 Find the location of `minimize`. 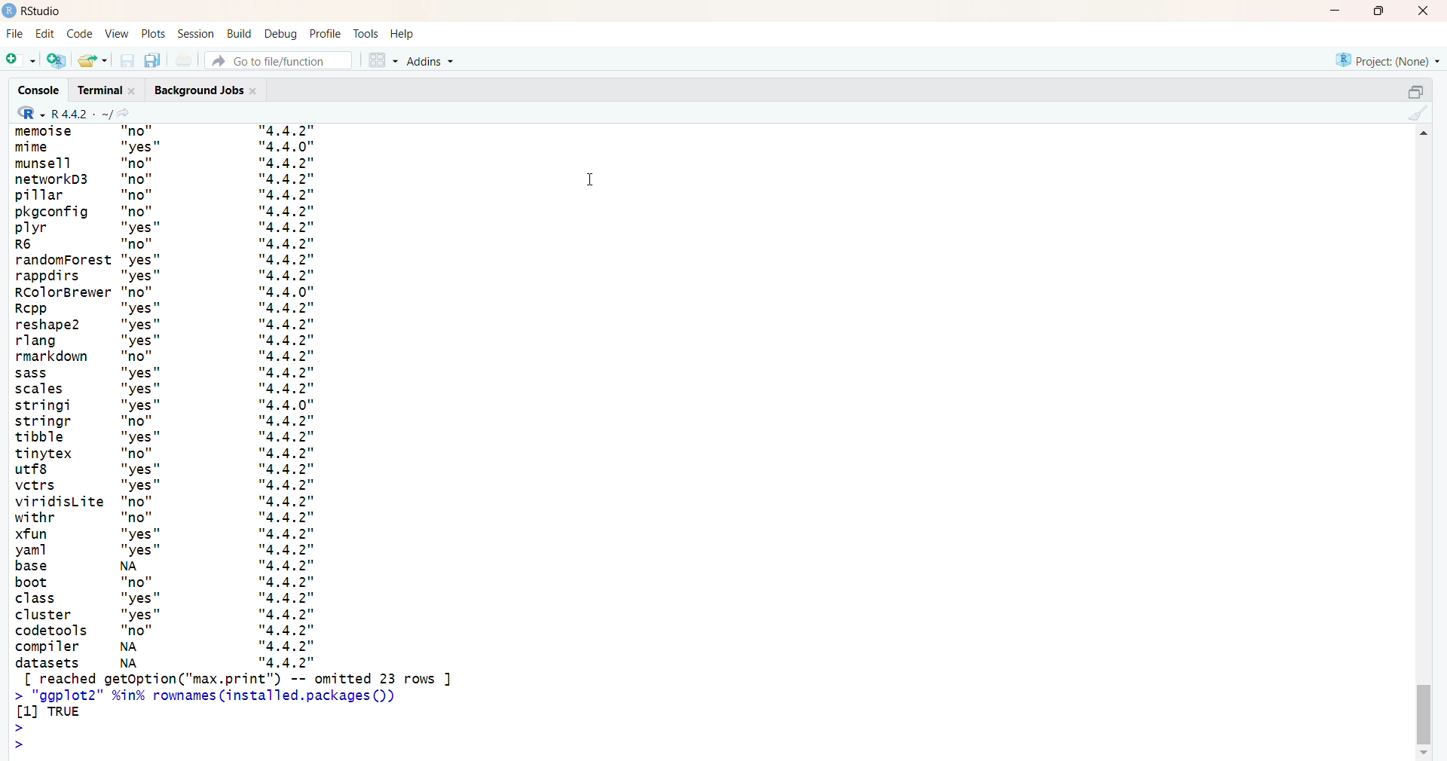

minimize is located at coordinates (1332, 11).